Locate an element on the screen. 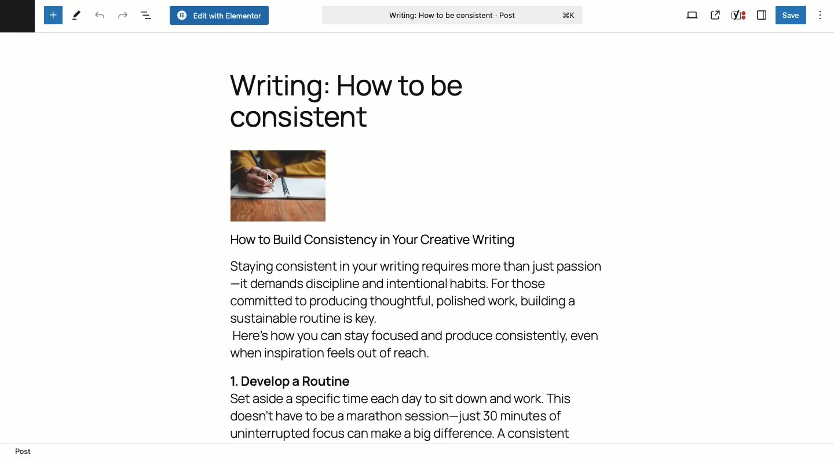 The image size is (834, 458). Add new block is located at coordinates (53, 14).